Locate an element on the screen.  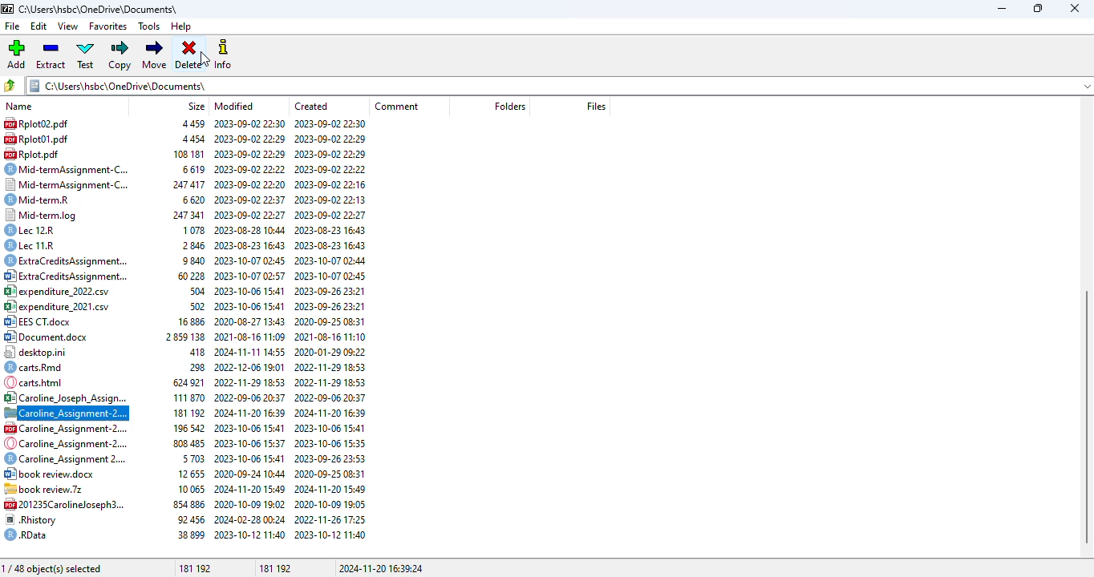
created is located at coordinates (312, 106).